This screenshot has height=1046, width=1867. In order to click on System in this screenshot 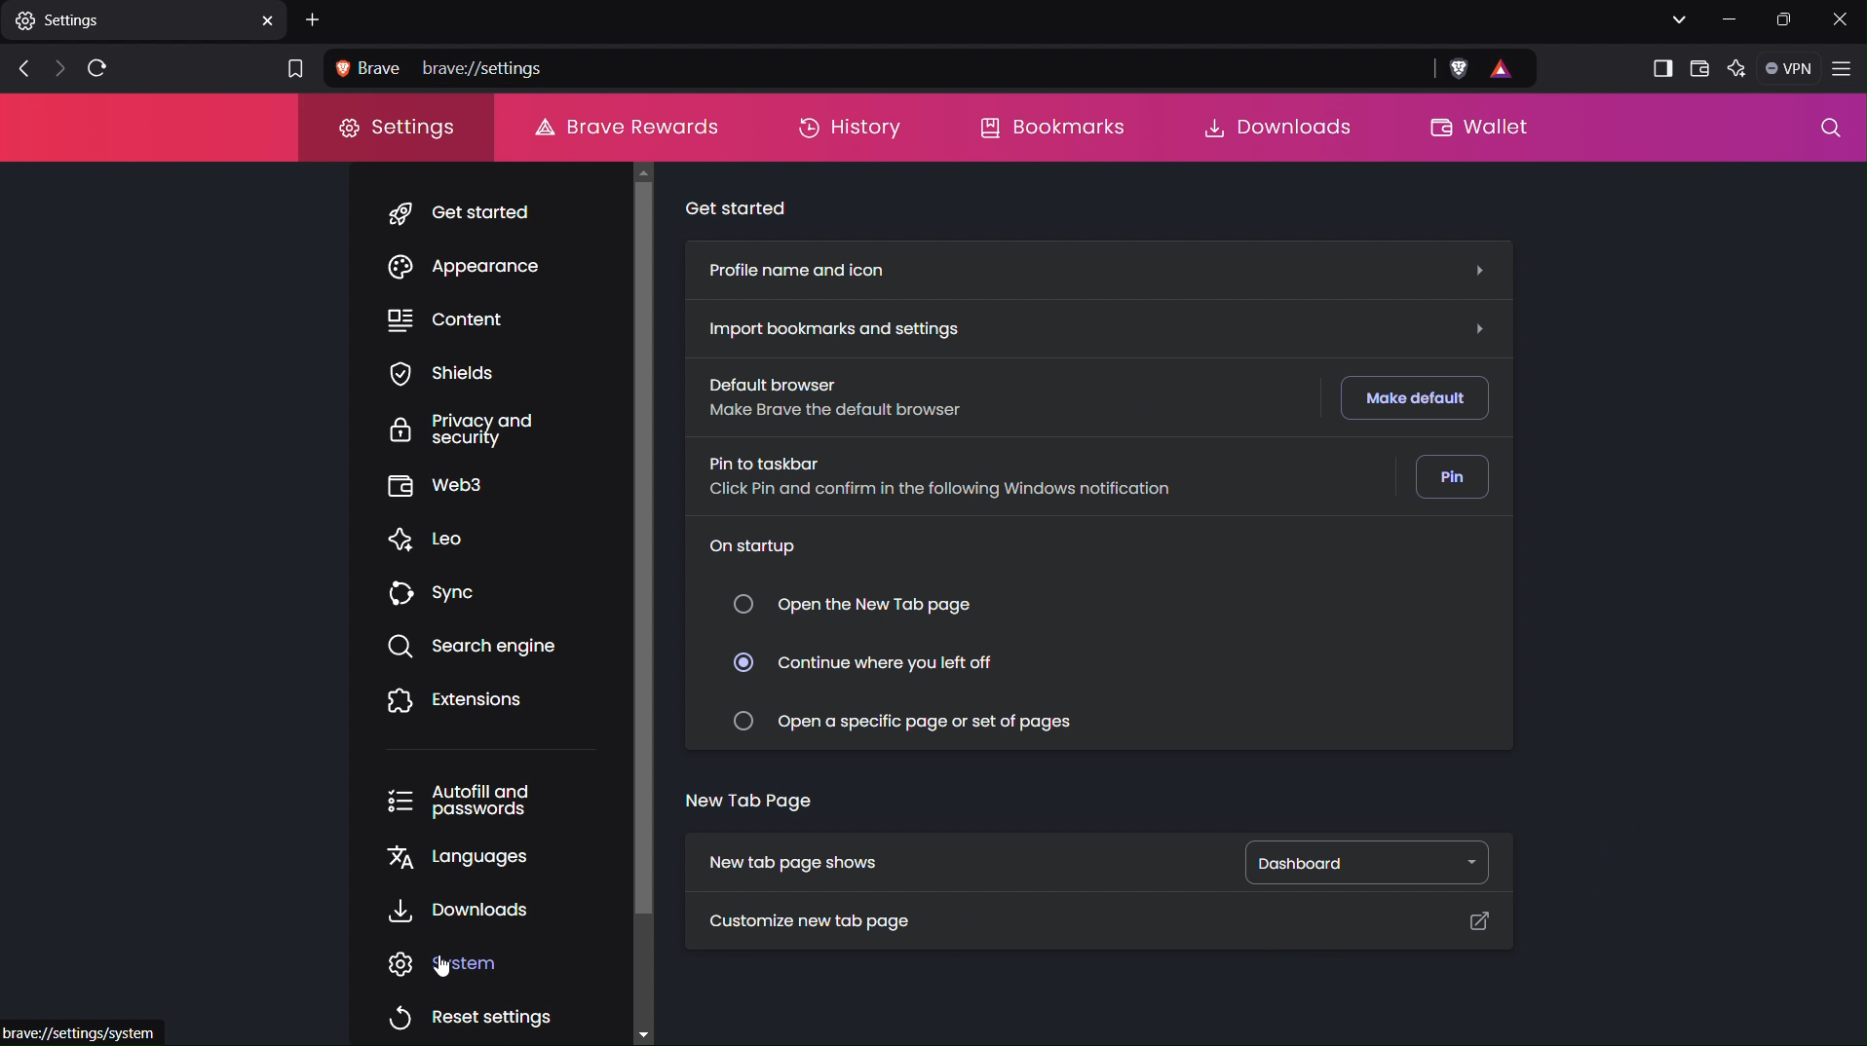, I will do `click(446, 963)`.